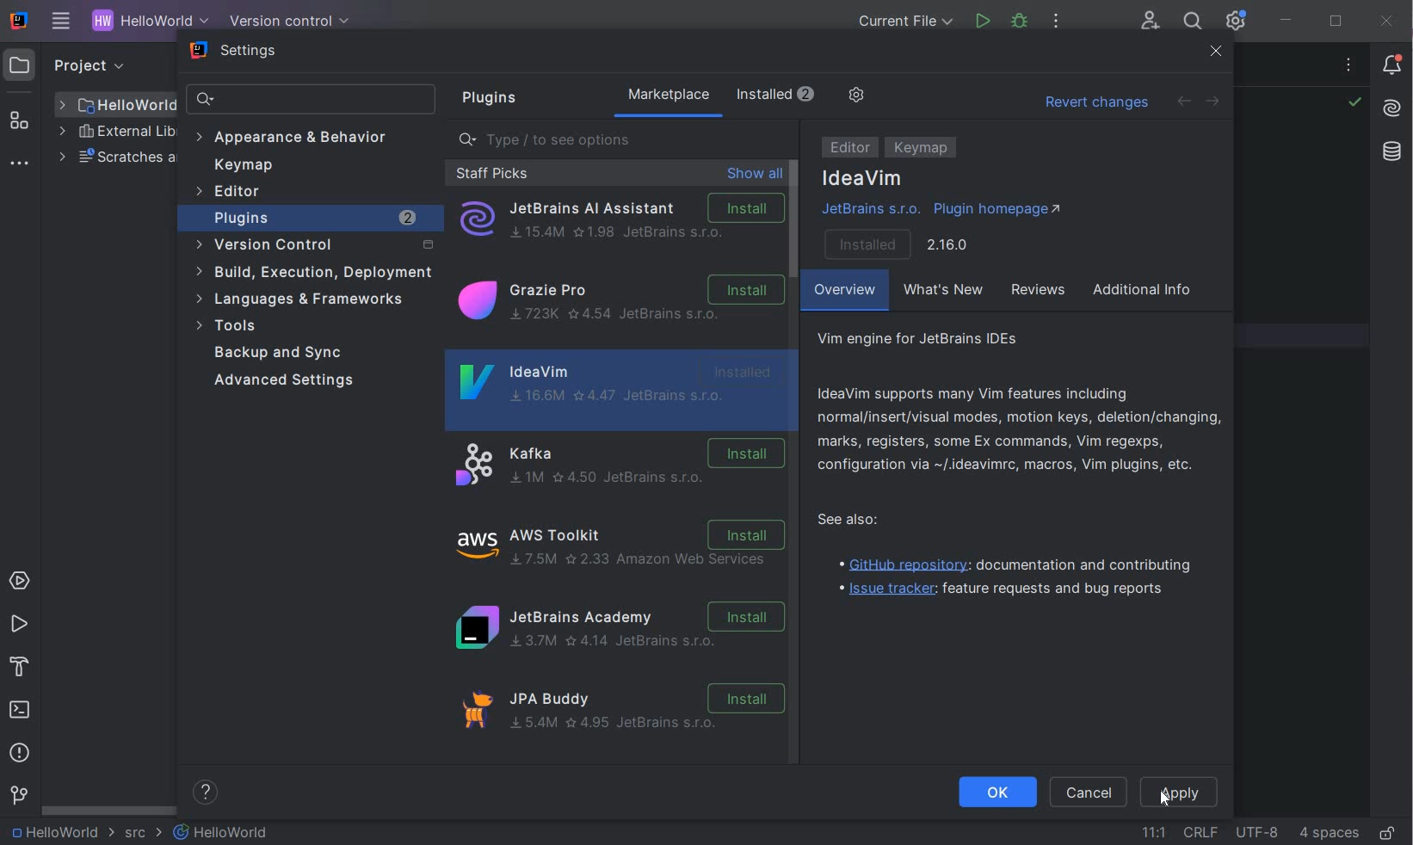  What do you see at coordinates (946, 292) in the screenshot?
I see `what's new` at bounding box center [946, 292].